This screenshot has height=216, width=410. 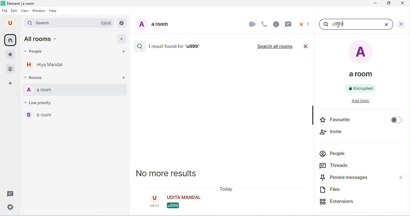 What do you see at coordinates (11, 40) in the screenshot?
I see `home` at bounding box center [11, 40].